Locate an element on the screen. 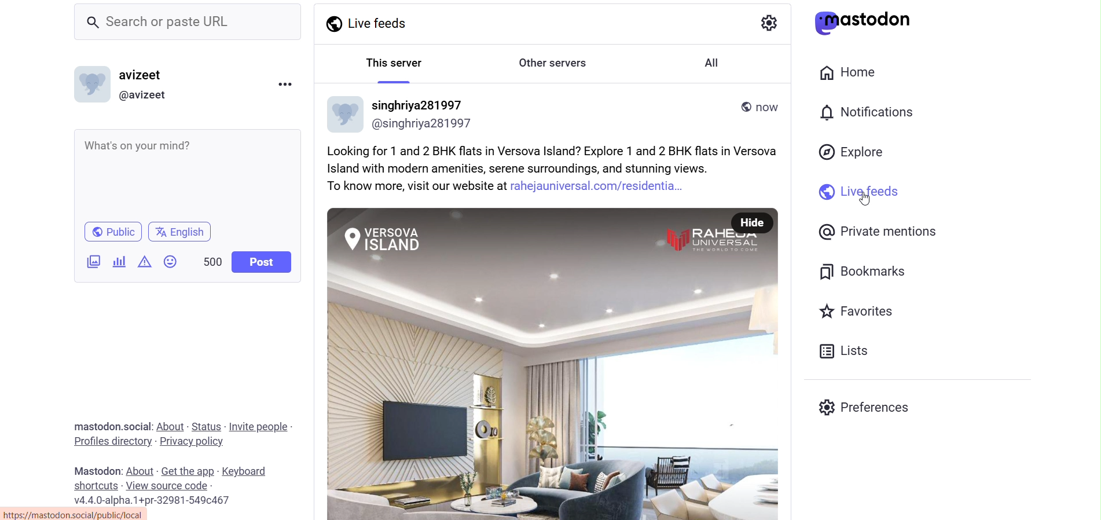 This screenshot has width=1101, height=520. mastodon is located at coordinates (95, 470).